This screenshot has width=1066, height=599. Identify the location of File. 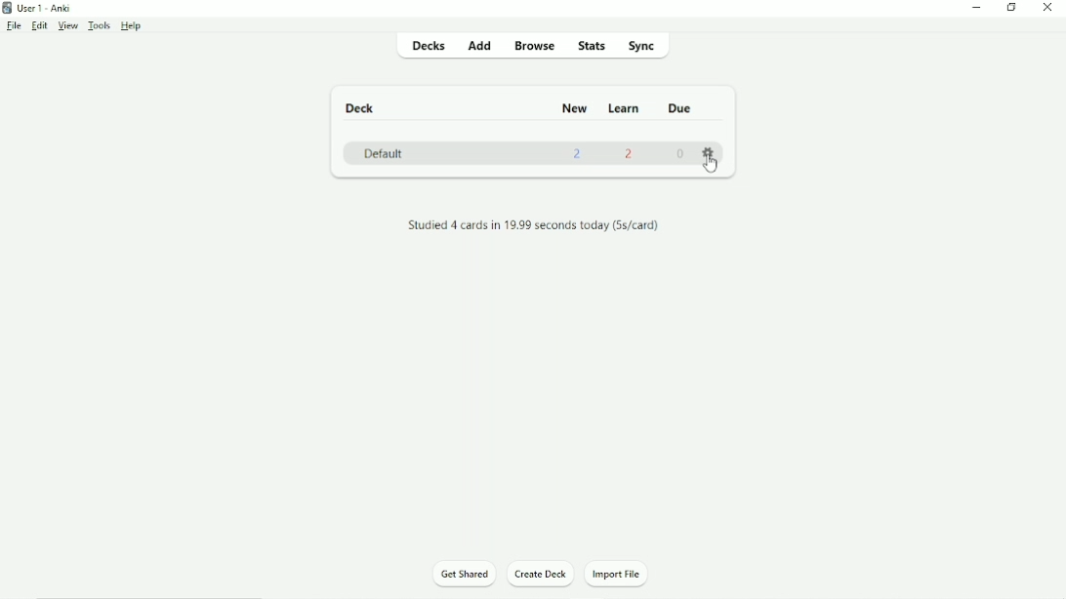
(14, 26).